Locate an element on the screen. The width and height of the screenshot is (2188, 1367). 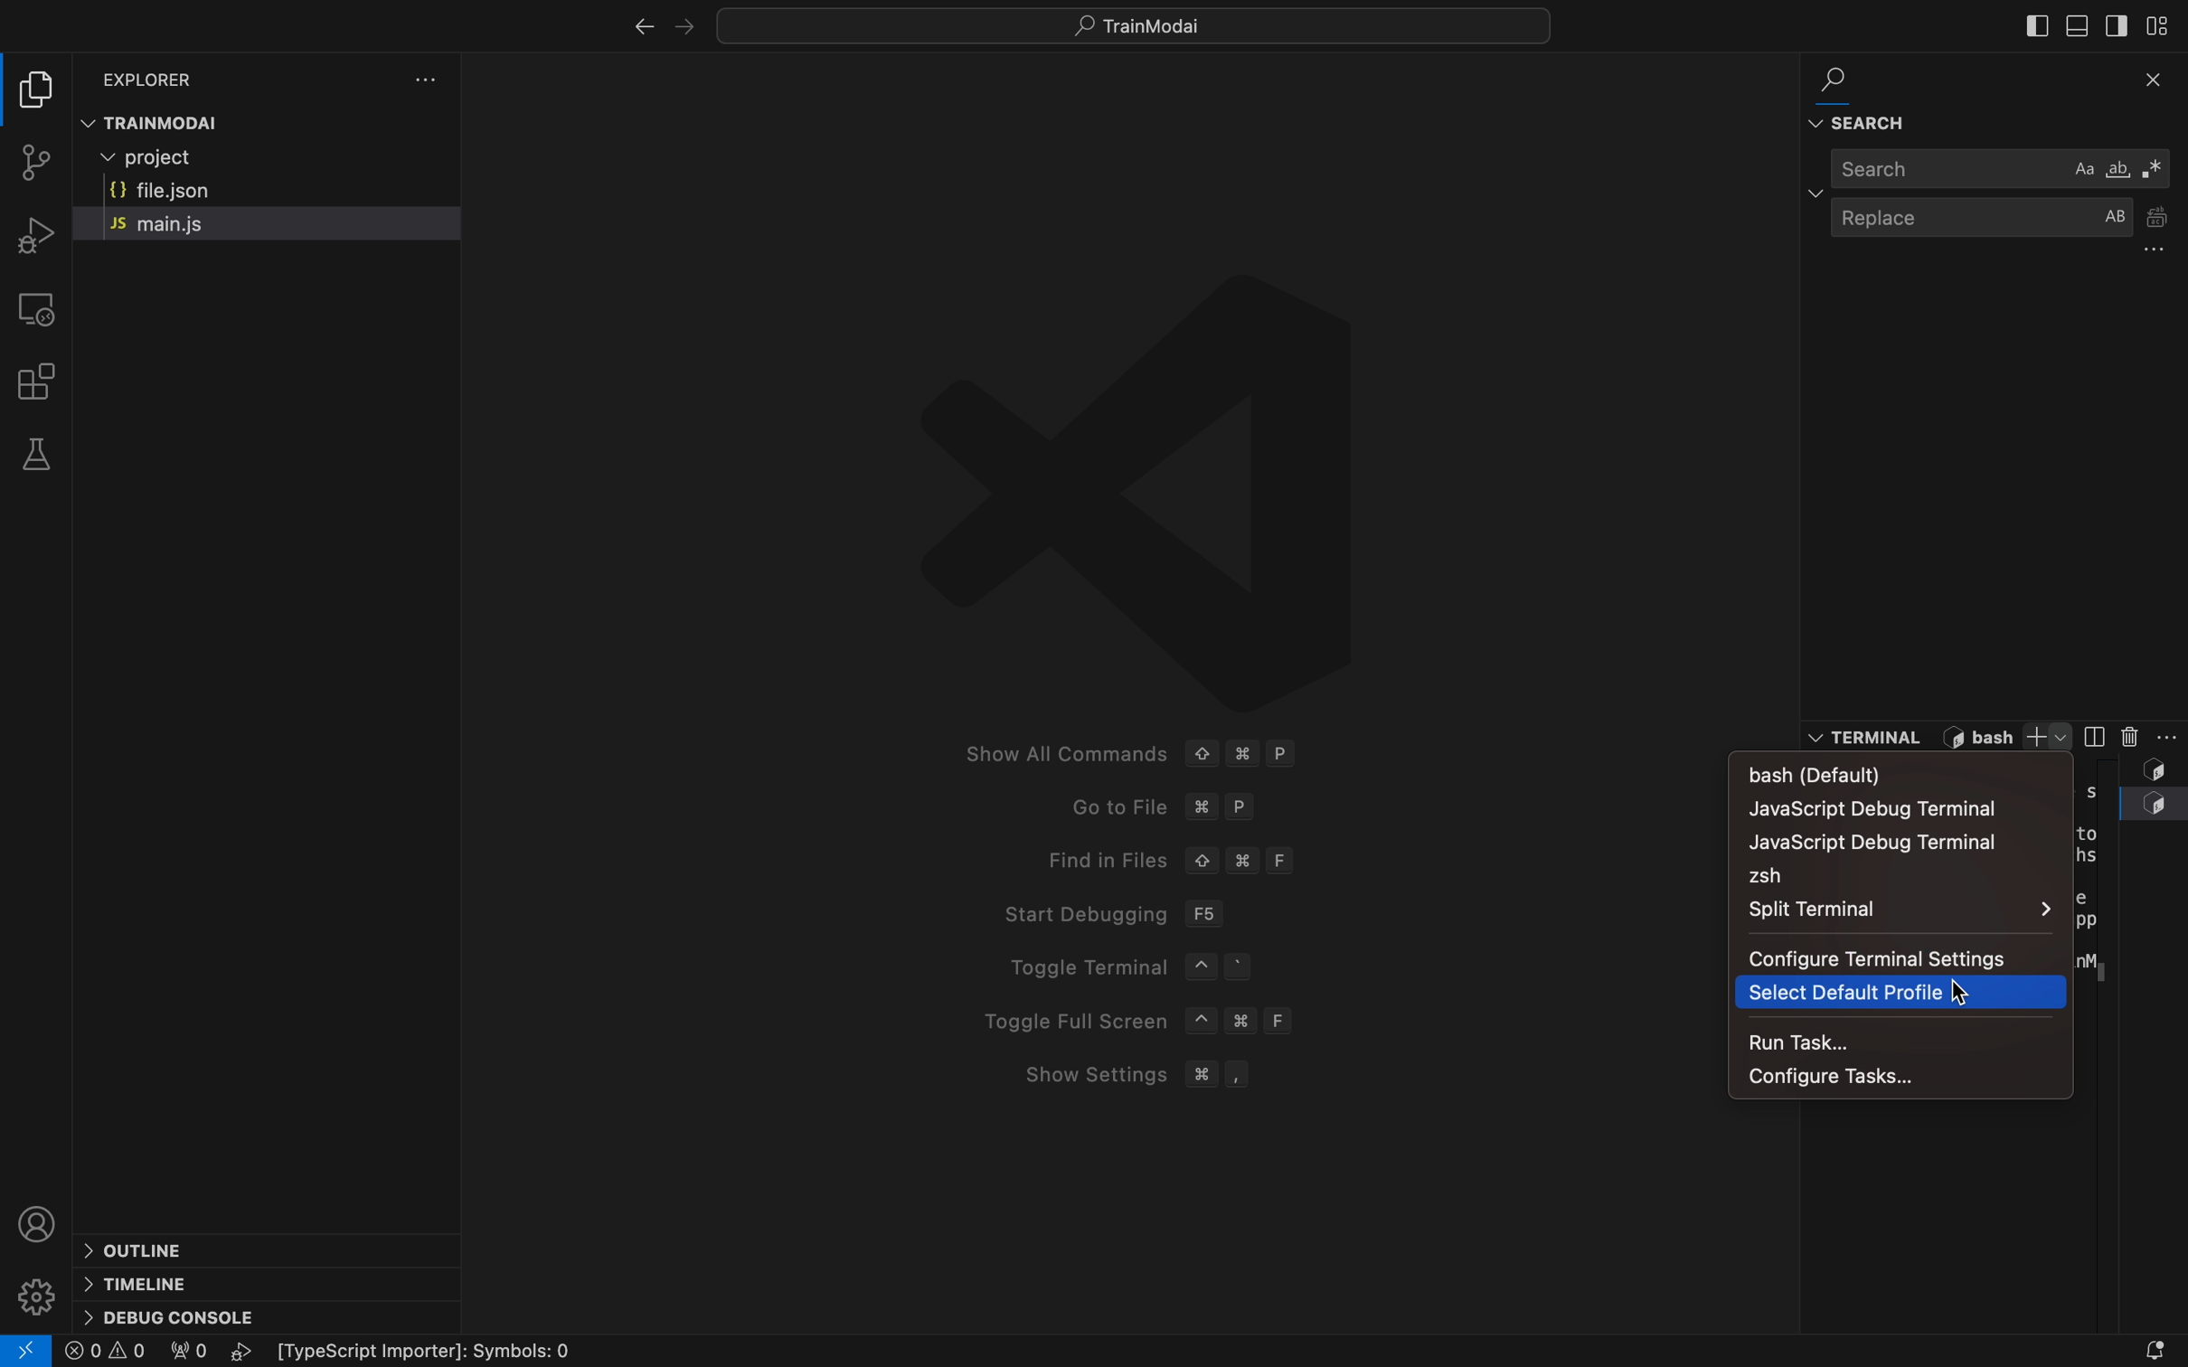
extensions is located at coordinates (44, 382).